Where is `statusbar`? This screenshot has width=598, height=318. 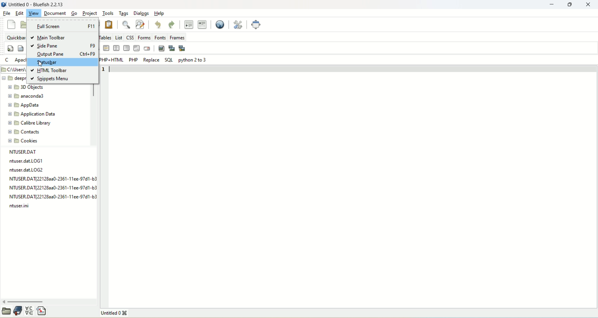
statusbar is located at coordinates (62, 63).